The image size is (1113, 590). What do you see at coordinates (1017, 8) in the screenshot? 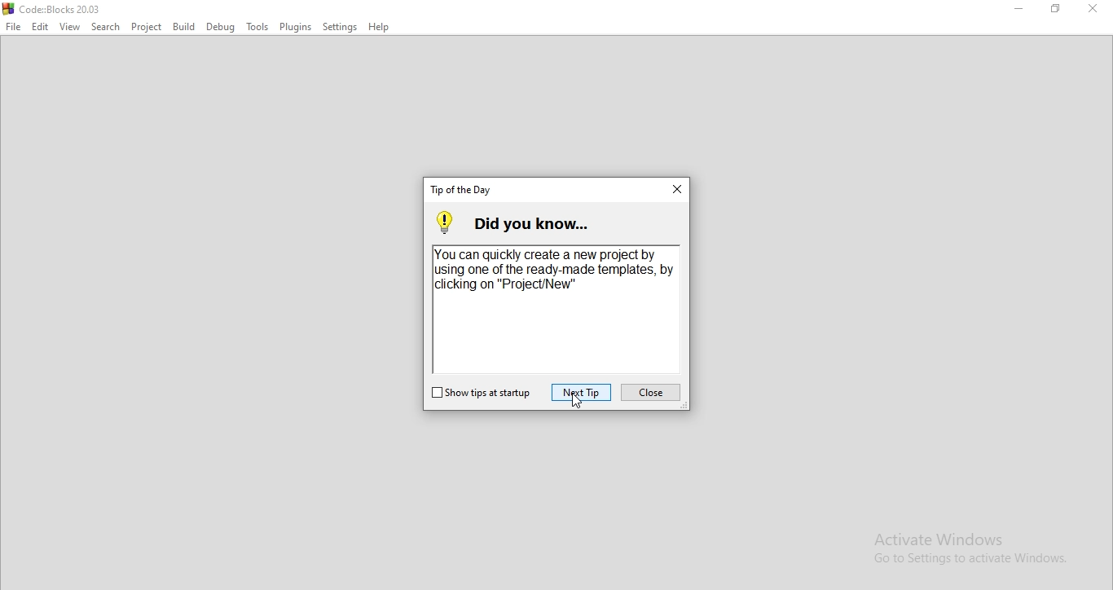
I see `Minimise` at bounding box center [1017, 8].